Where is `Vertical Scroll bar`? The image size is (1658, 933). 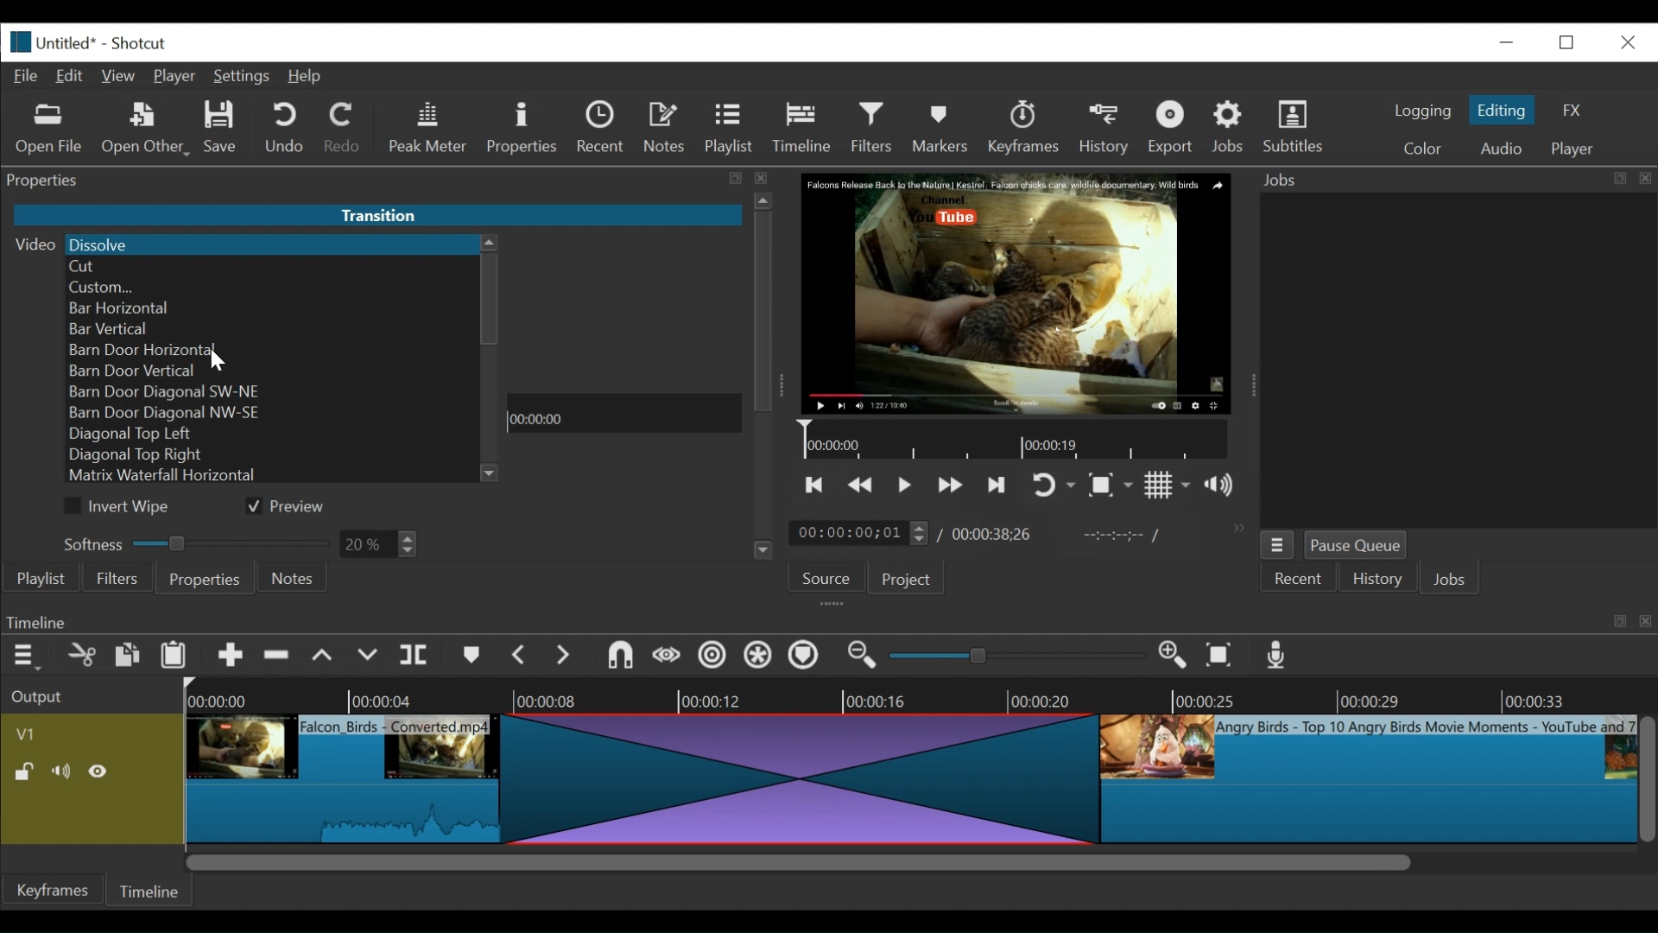
Vertical Scroll bar is located at coordinates (764, 312).